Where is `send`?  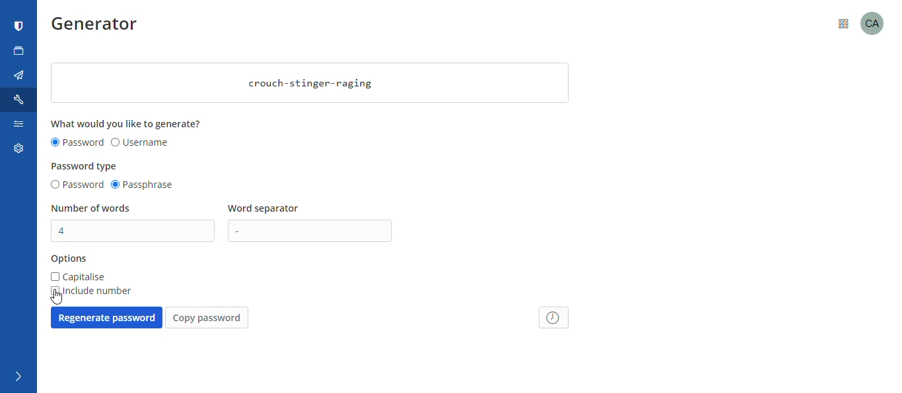 send is located at coordinates (19, 76).